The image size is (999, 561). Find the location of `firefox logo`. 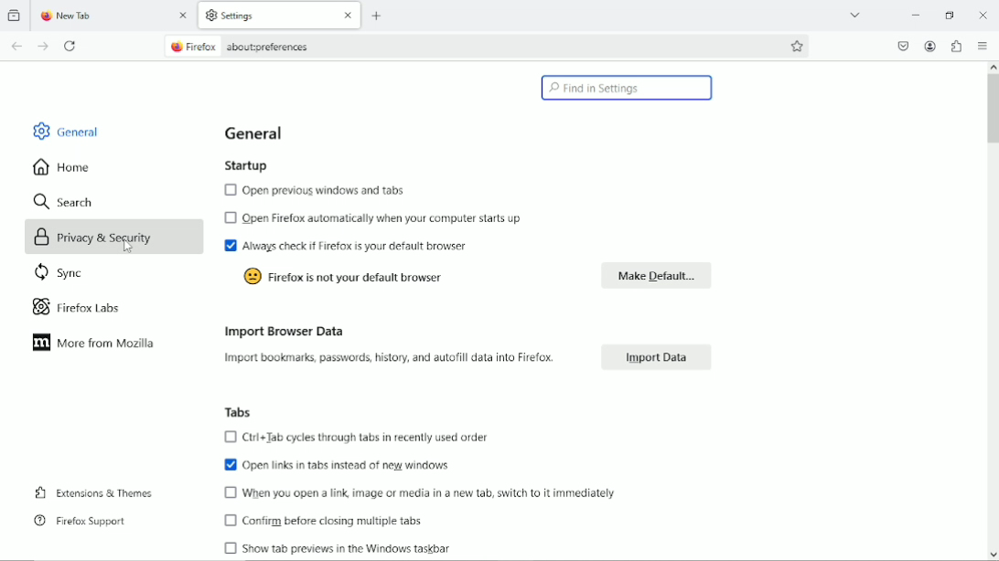

firefox logo is located at coordinates (44, 17).